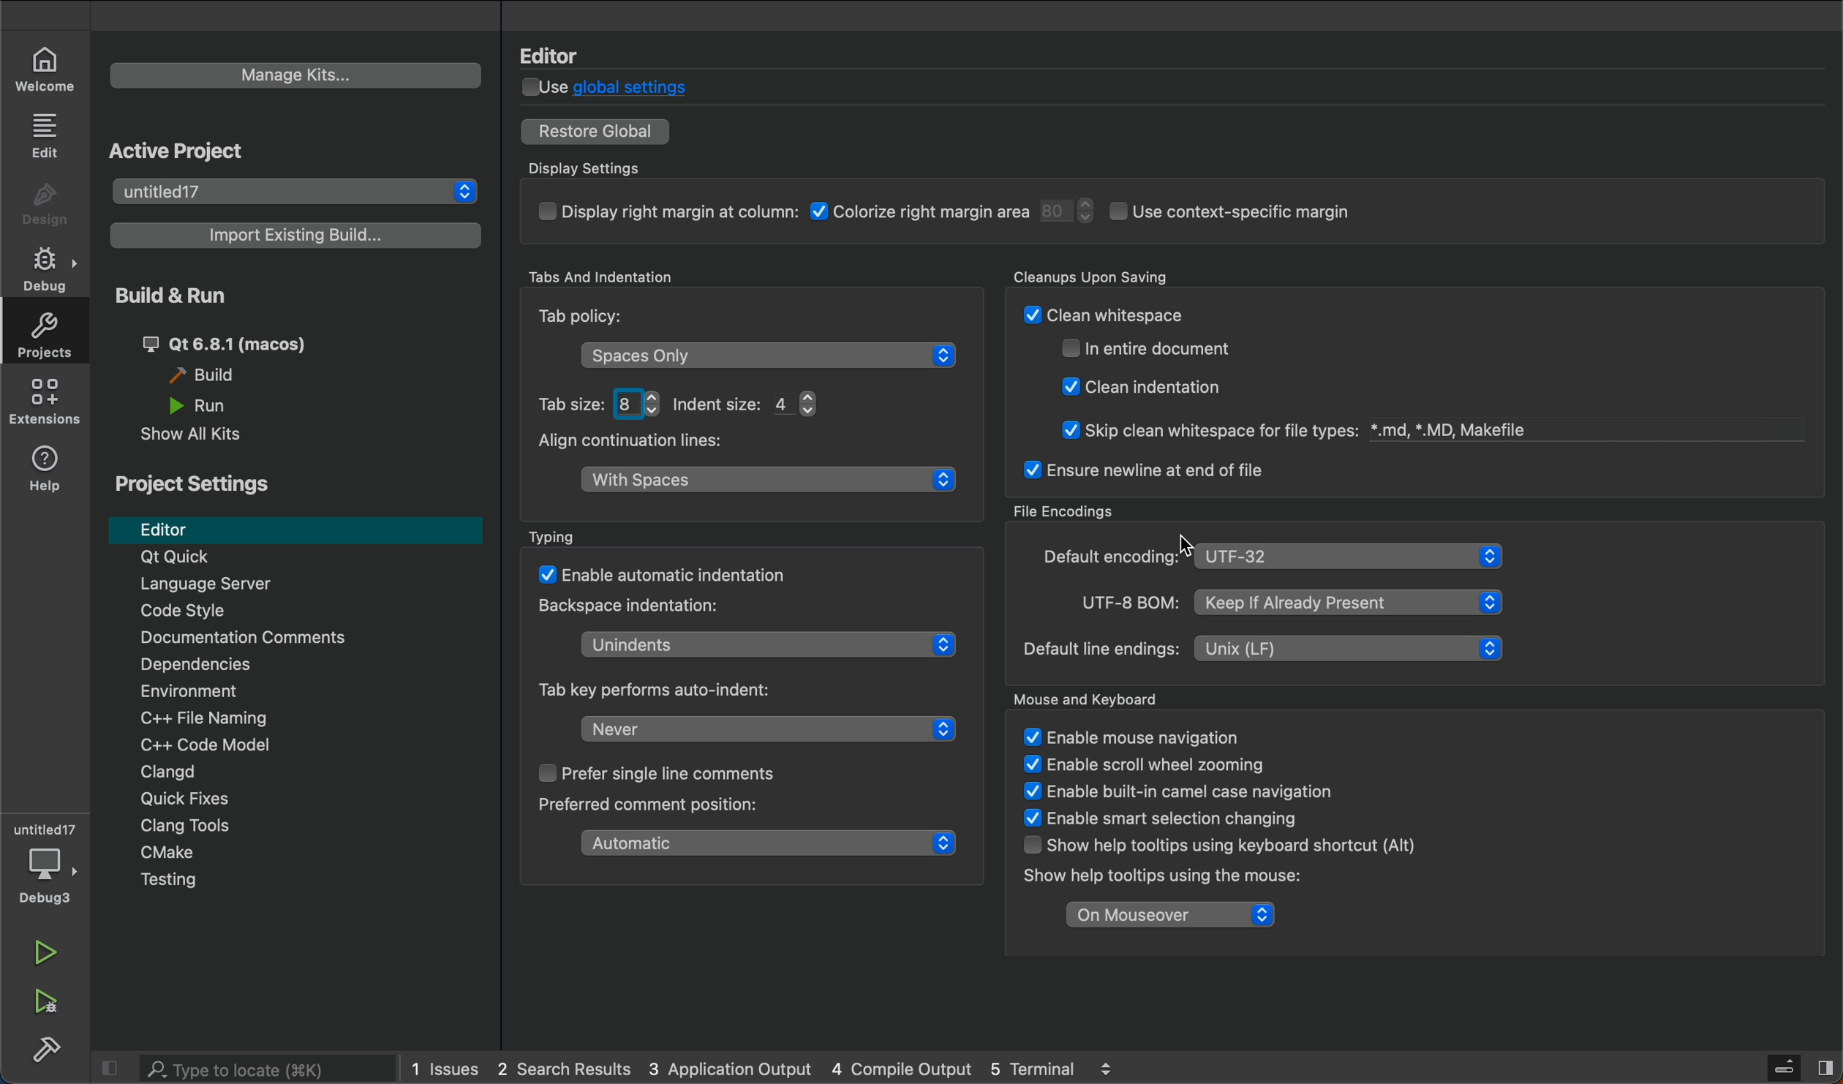 Image resolution: width=1843 pixels, height=1084 pixels. What do you see at coordinates (282, 715) in the screenshot?
I see `file naming` at bounding box center [282, 715].